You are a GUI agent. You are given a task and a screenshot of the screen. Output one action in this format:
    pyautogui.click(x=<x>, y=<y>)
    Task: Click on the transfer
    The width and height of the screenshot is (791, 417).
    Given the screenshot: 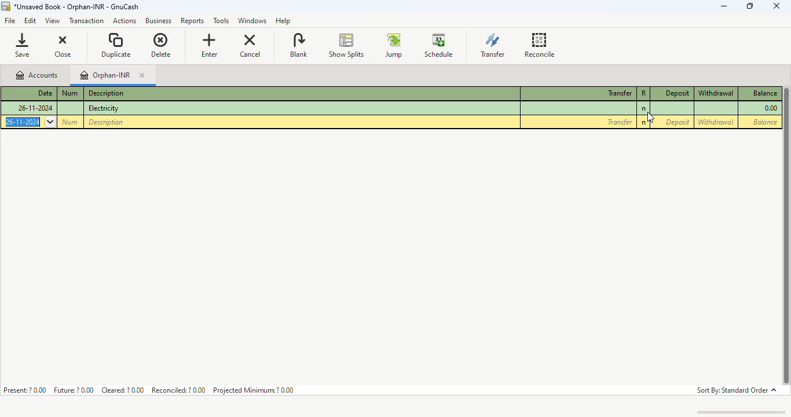 What is the action you would take?
    pyautogui.click(x=618, y=122)
    